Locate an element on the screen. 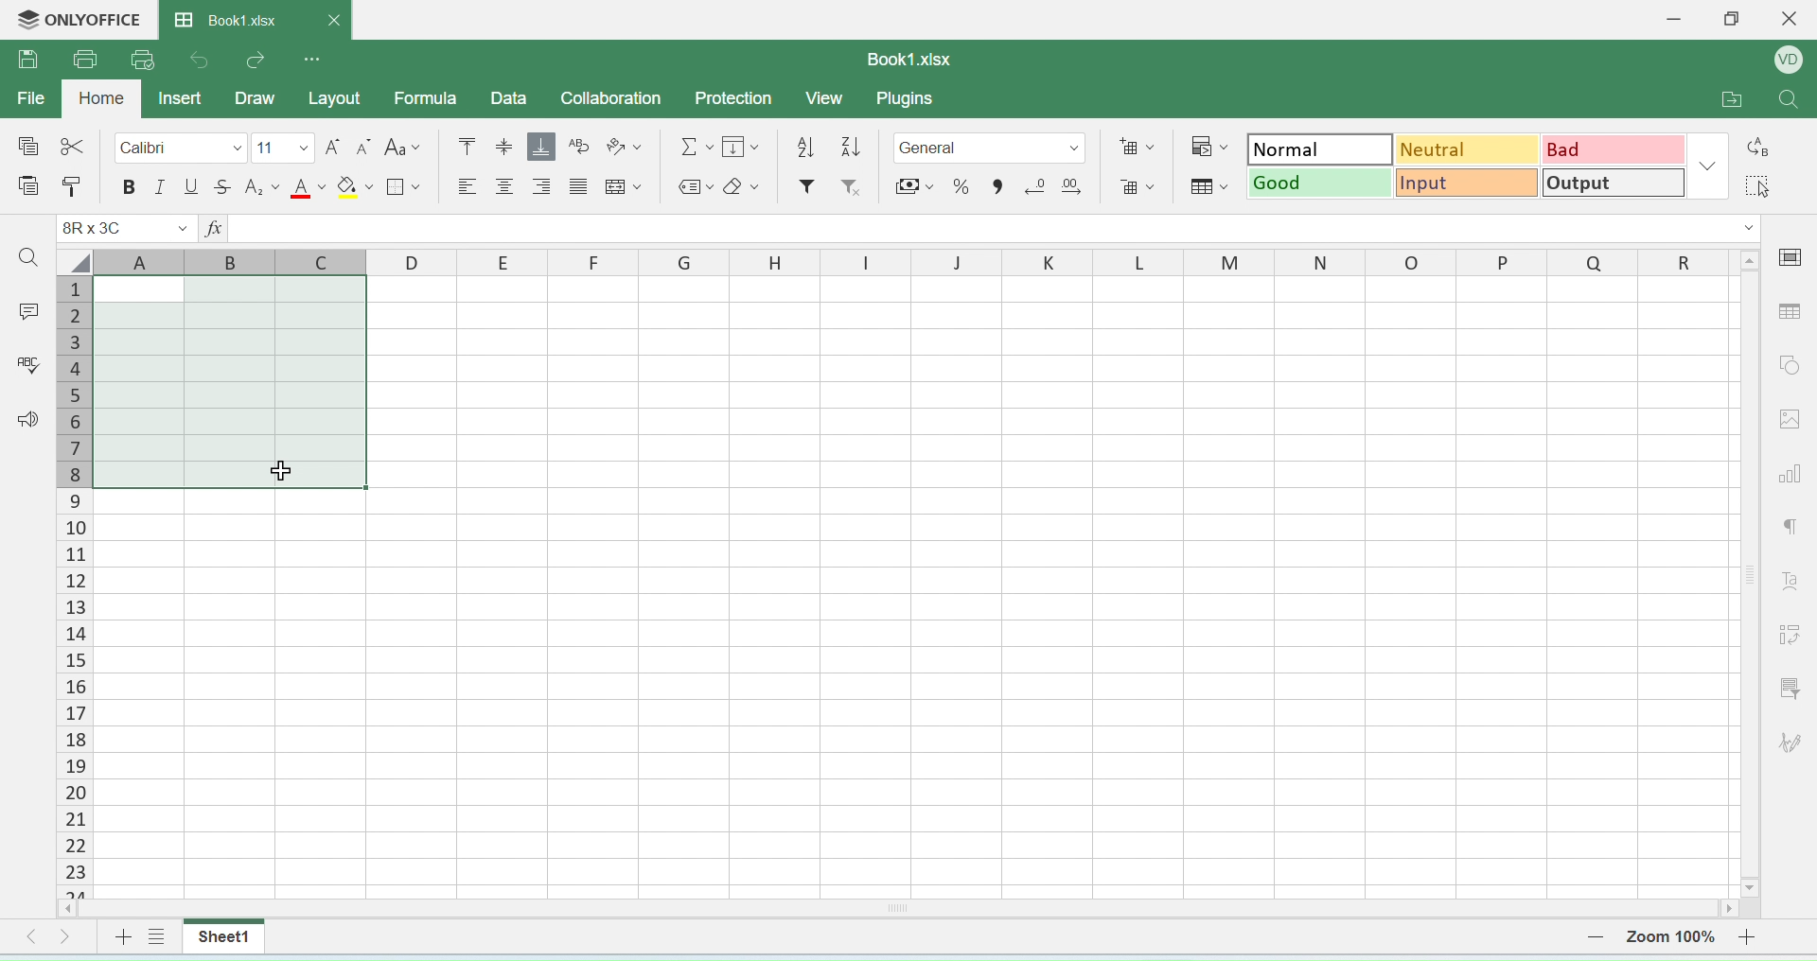 The height and width of the screenshot is (961, 1817). wrap text is located at coordinates (579, 146).